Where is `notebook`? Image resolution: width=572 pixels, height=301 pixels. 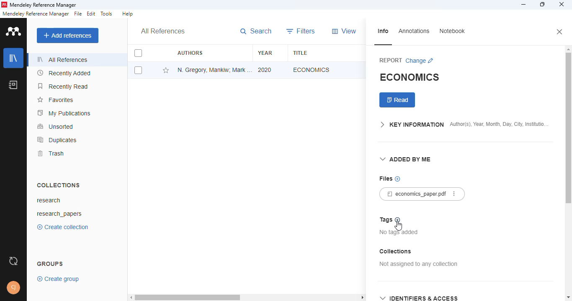
notebook is located at coordinates (13, 85).